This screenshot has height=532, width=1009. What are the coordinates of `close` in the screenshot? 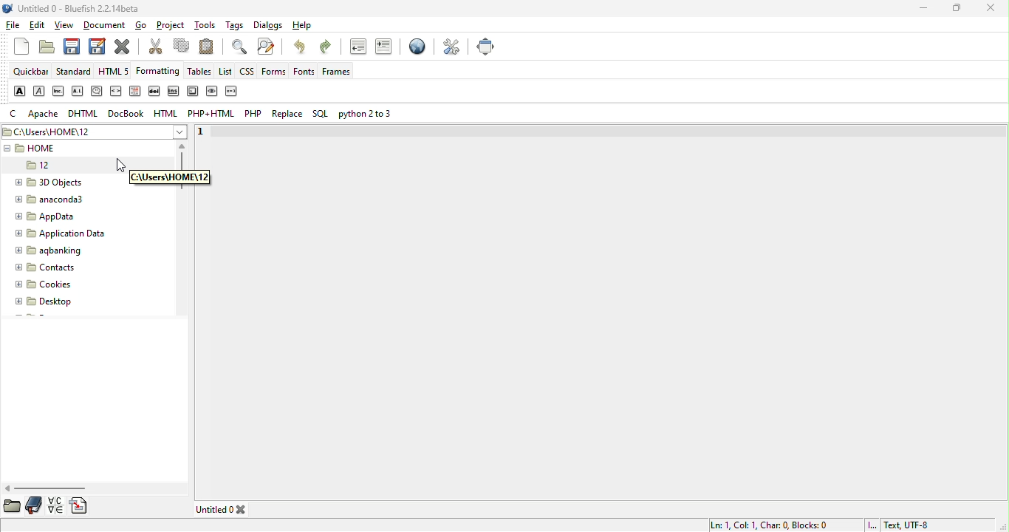 It's located at (994, 9).